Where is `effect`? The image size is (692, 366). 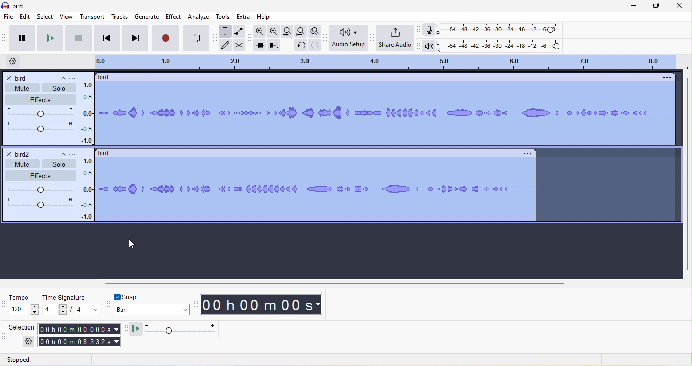
effect is located at coordinates (172, 16).